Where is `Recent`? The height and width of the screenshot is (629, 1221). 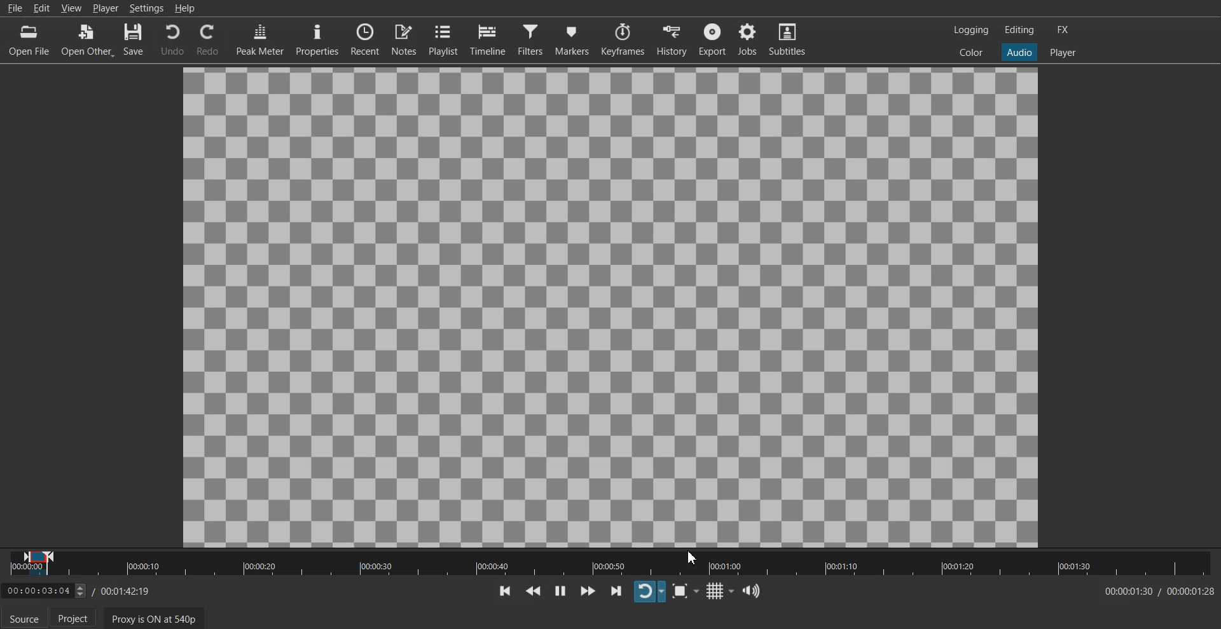
Recent is located at coordinates (365, 39).